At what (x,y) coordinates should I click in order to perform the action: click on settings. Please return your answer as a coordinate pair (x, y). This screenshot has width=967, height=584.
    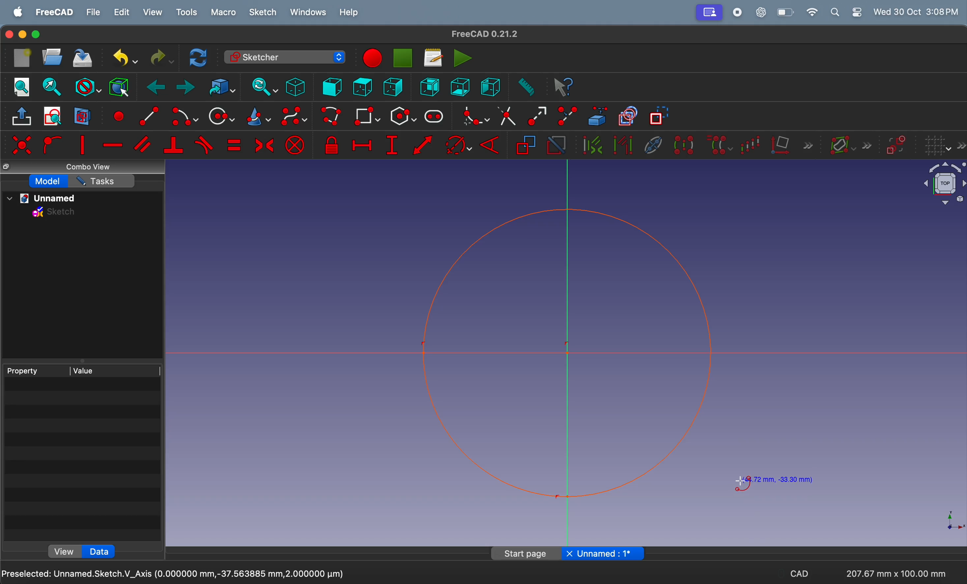
    Looking at the image, I should click on (857, 12).